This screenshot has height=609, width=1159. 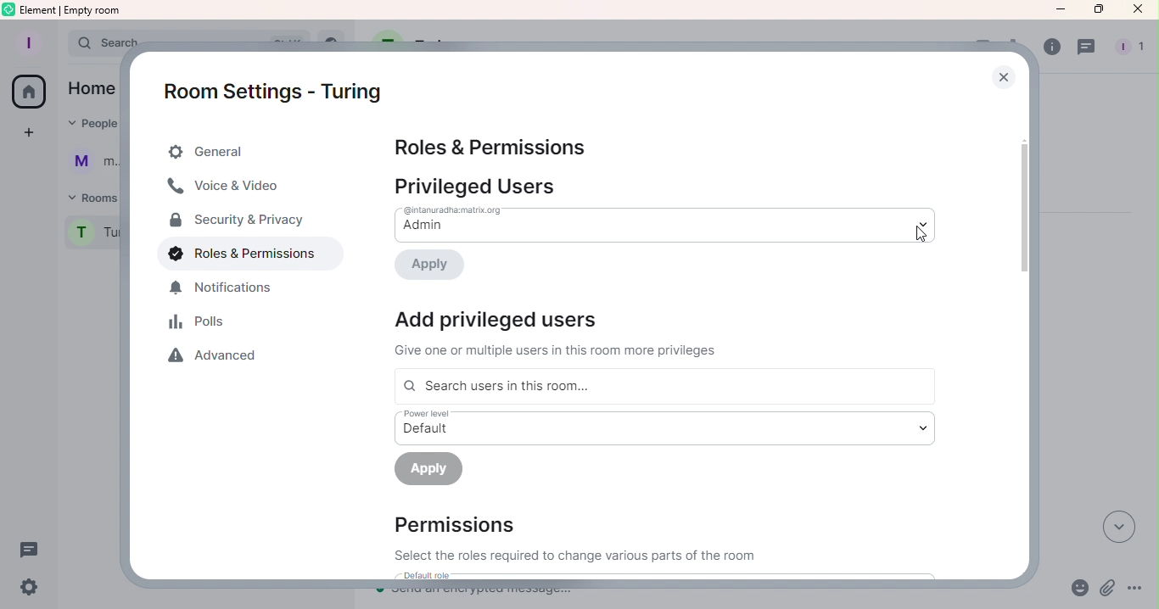 What do you see at coordinates (34, 92) in the screenshot?
I see `Home` at bounding box center [34, 92].